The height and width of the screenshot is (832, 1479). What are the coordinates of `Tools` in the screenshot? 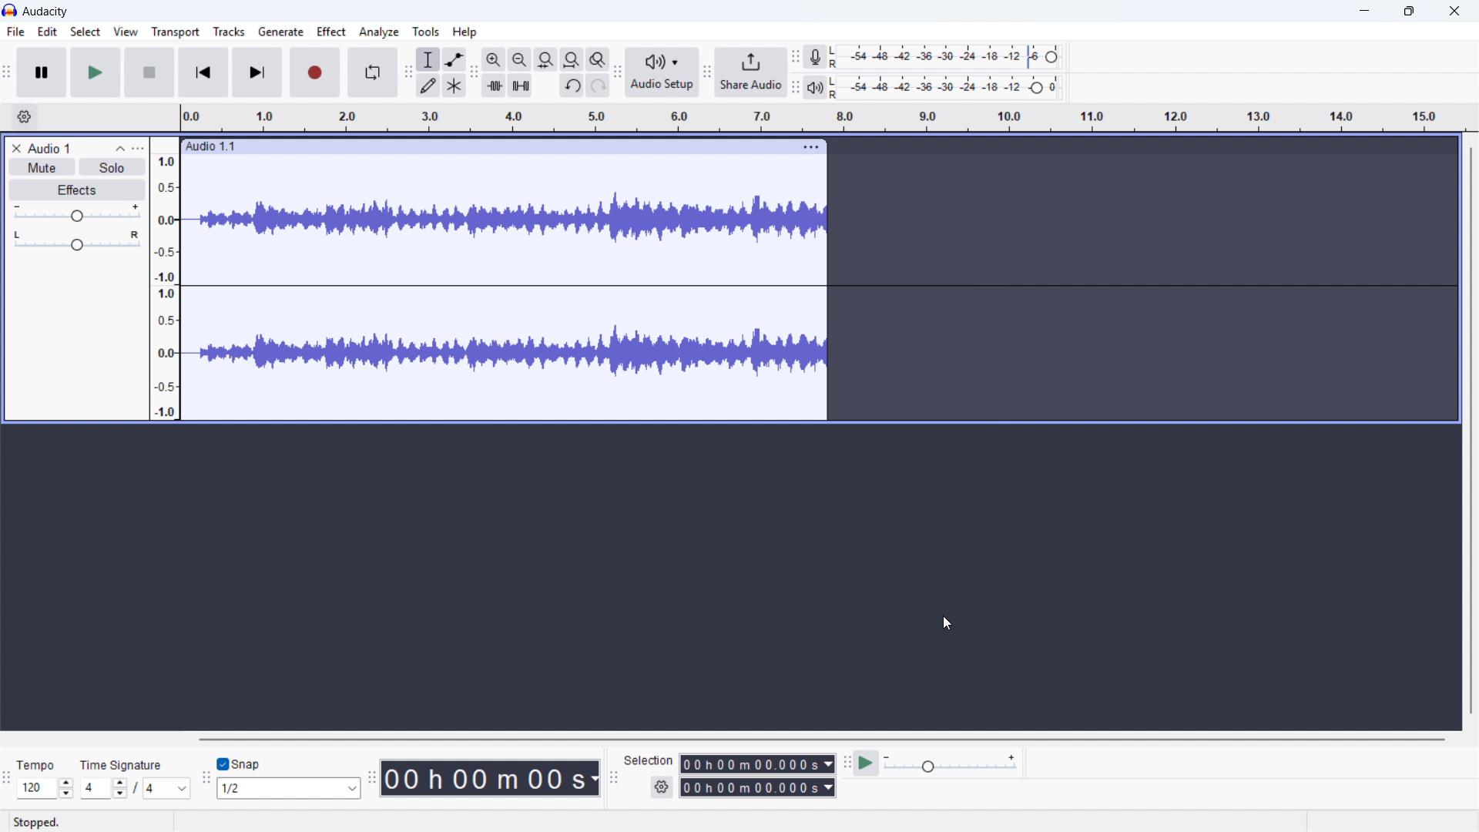 It's located at (427, 31).